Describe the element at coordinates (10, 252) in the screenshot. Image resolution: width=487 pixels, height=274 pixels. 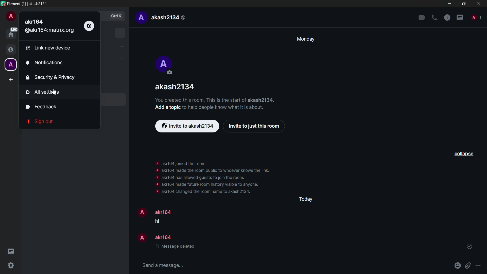
I see `threads` at that location.